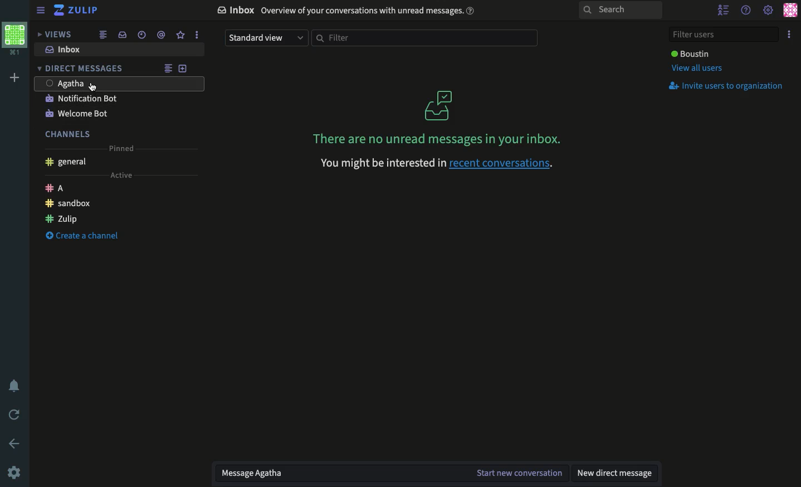 Image resolution: width=801 pixels, height=487 pixels. Describe the element at coordinates (16, 415) in the screenshot. I see `Refresh` at that location.